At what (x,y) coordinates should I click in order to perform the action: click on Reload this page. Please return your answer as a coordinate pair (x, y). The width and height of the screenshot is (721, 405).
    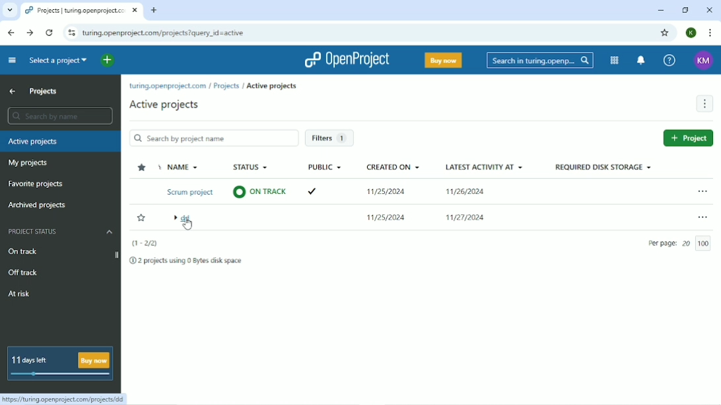
    Looking at the image, I should click on (50, 32).